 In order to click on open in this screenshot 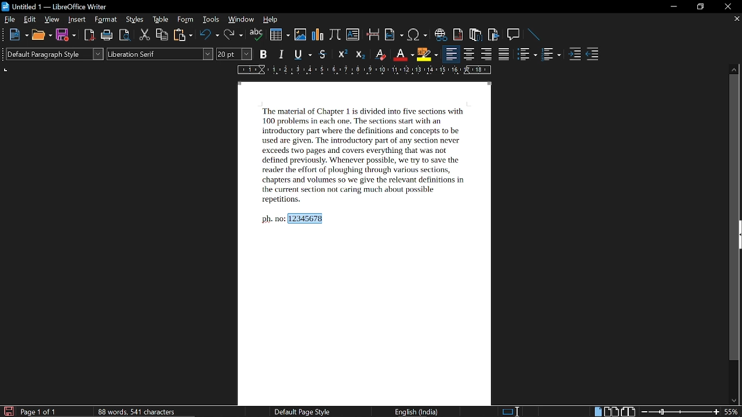, I will do `click(42, 35)`.